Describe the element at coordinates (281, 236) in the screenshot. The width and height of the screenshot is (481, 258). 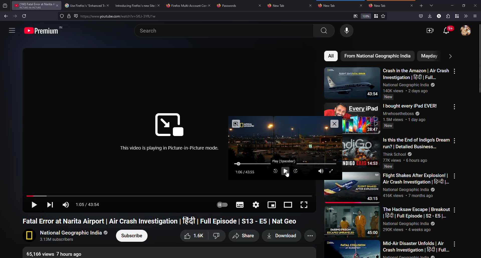
I see `download` at that location.